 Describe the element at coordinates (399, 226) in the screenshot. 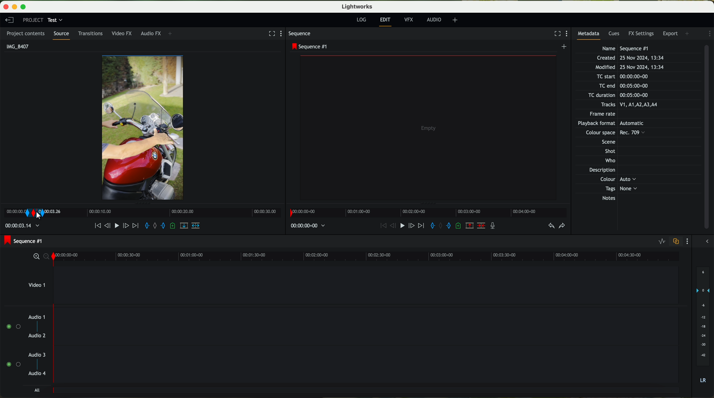

I see `play` at that location.